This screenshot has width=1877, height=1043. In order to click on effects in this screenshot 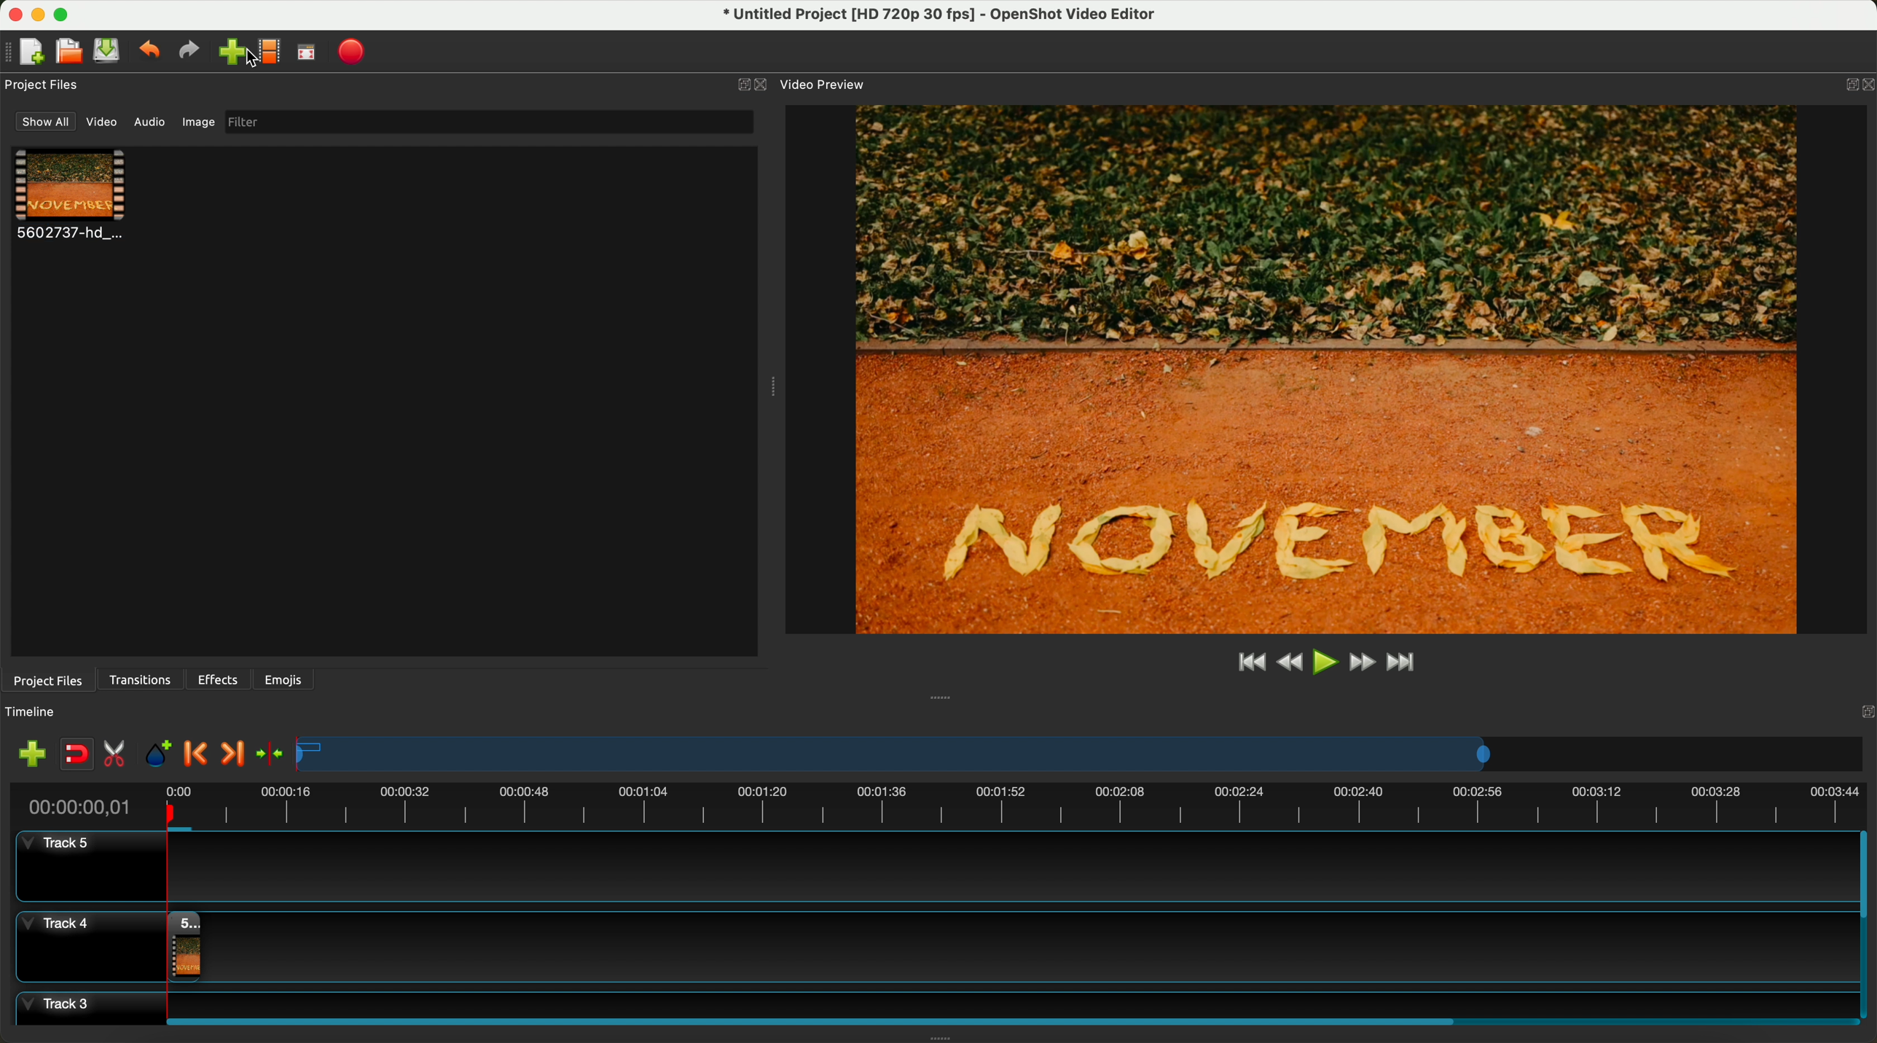, I will do `click(219, 679)`.